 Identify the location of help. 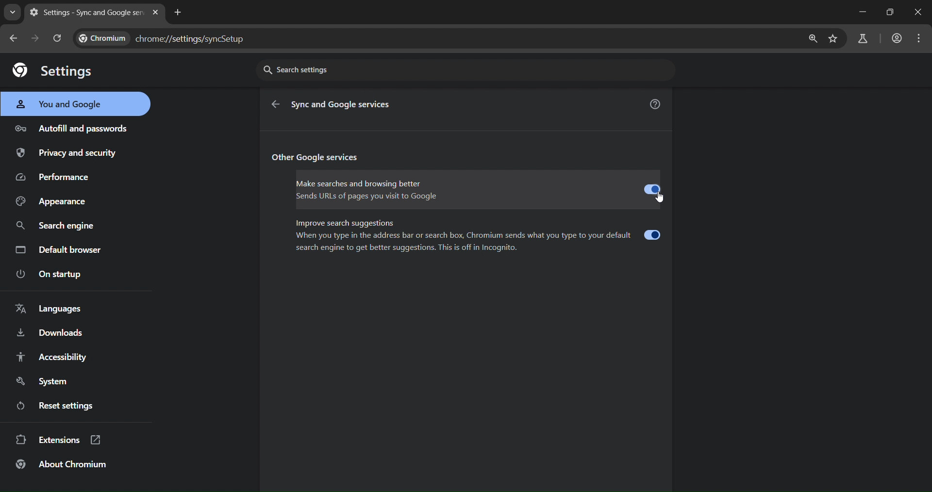
(656, 104).